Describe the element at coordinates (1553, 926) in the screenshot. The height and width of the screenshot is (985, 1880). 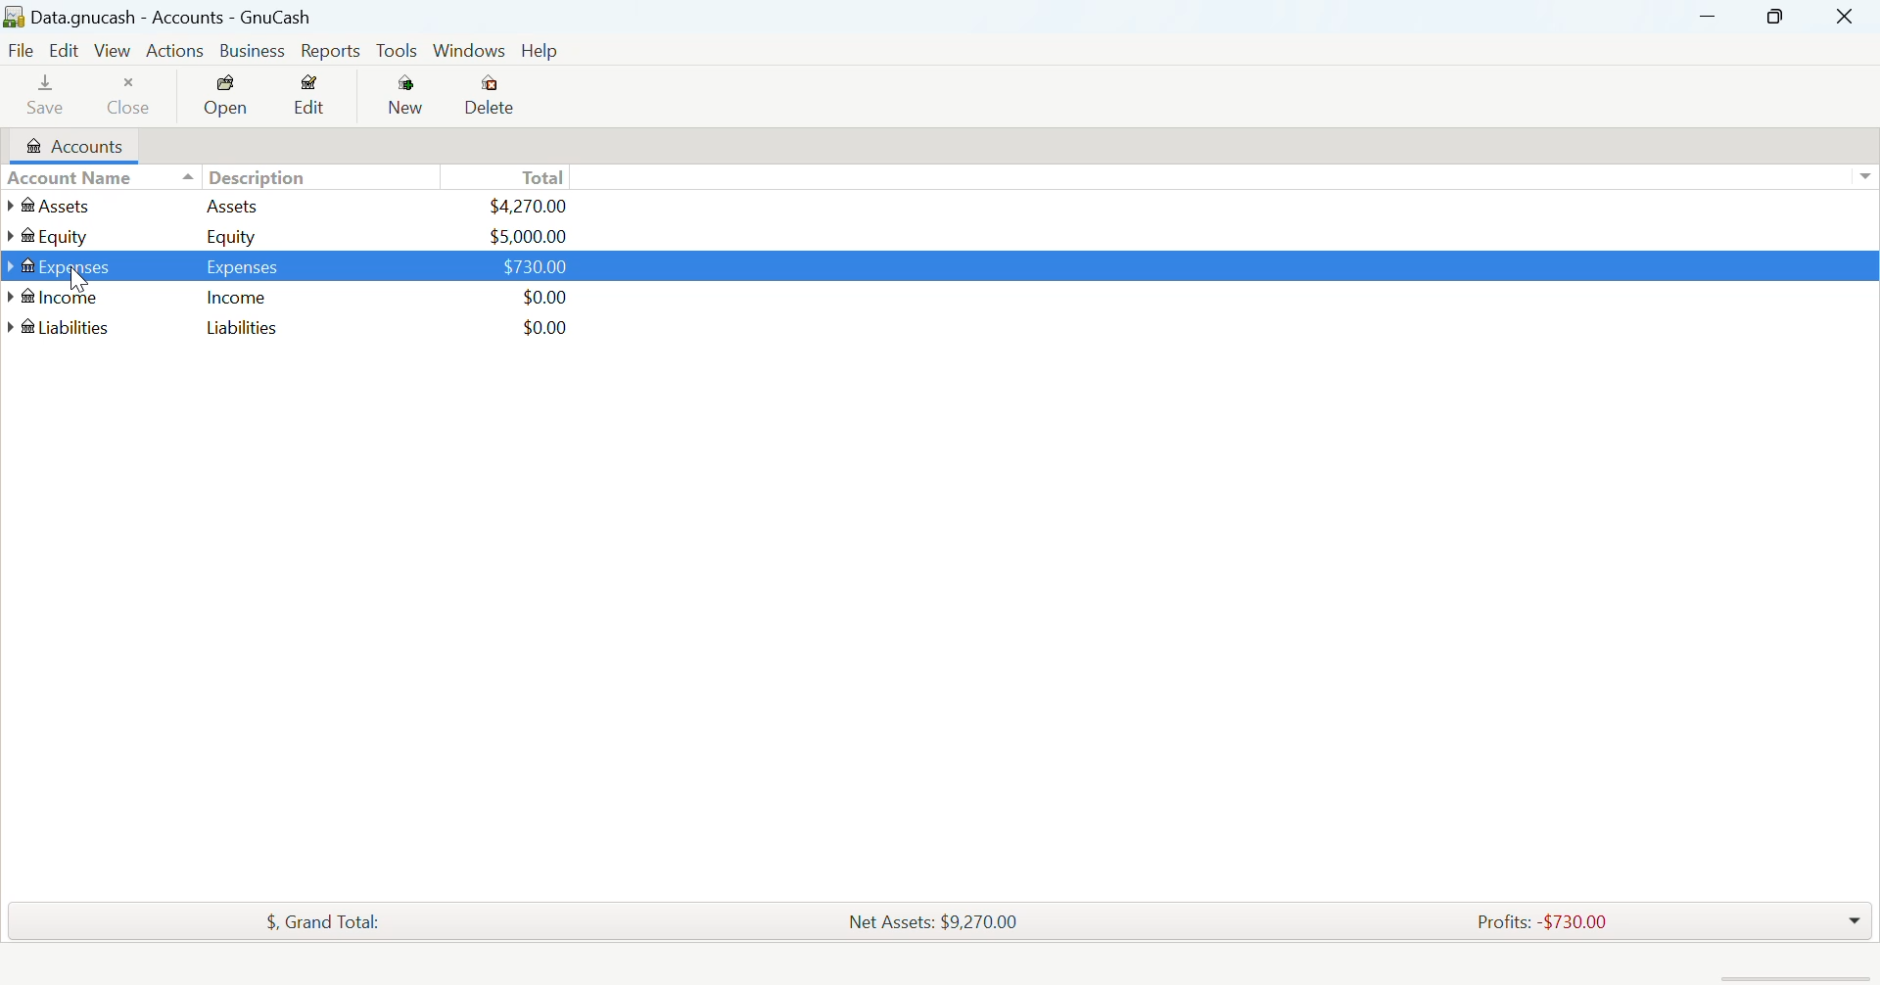
I see `Profits: -$730.00` at that location.